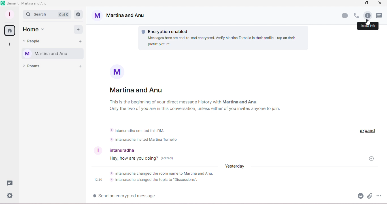  I want to click on Add a room, so click(80, 66).